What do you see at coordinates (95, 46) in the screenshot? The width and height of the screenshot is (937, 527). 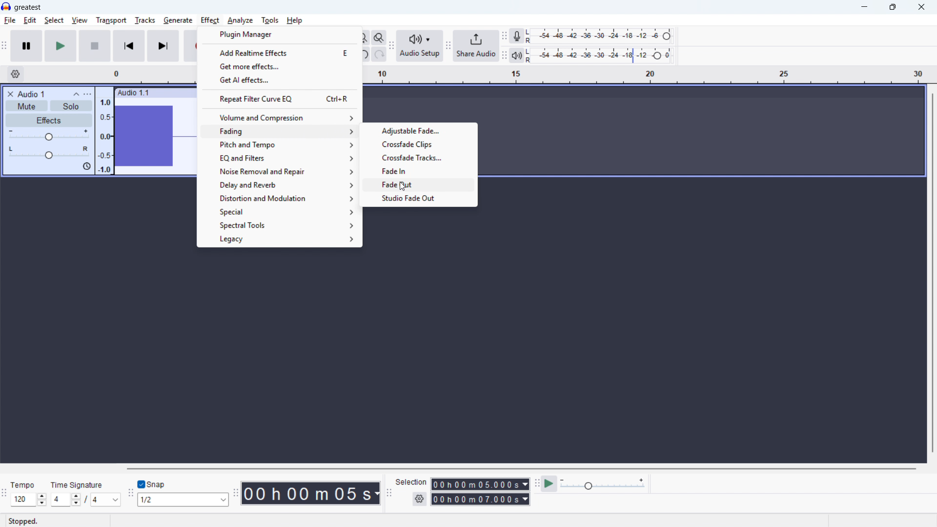 I see `stop ` at bounding box center [95, 46].